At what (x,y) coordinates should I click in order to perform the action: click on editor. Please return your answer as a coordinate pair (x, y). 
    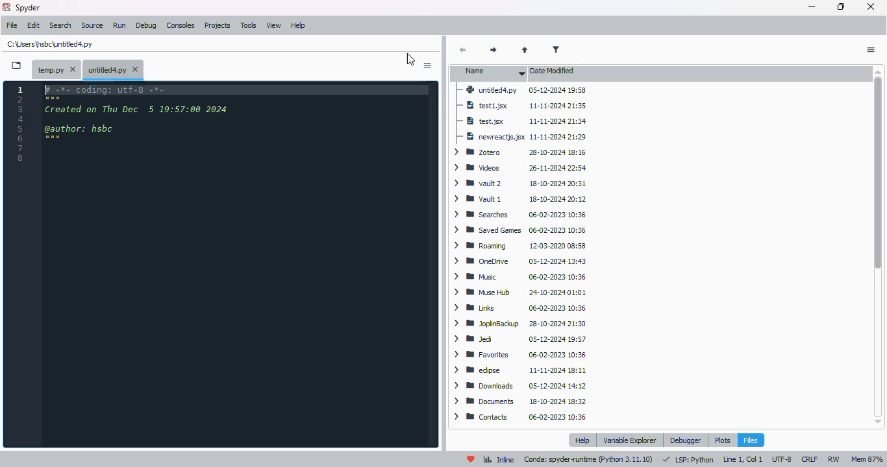
    Looking at the image, I should click on (236, 264).